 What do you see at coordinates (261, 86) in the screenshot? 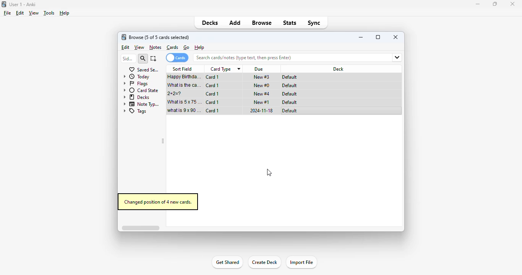
I see `new #0` at bounding box center [261, 86].